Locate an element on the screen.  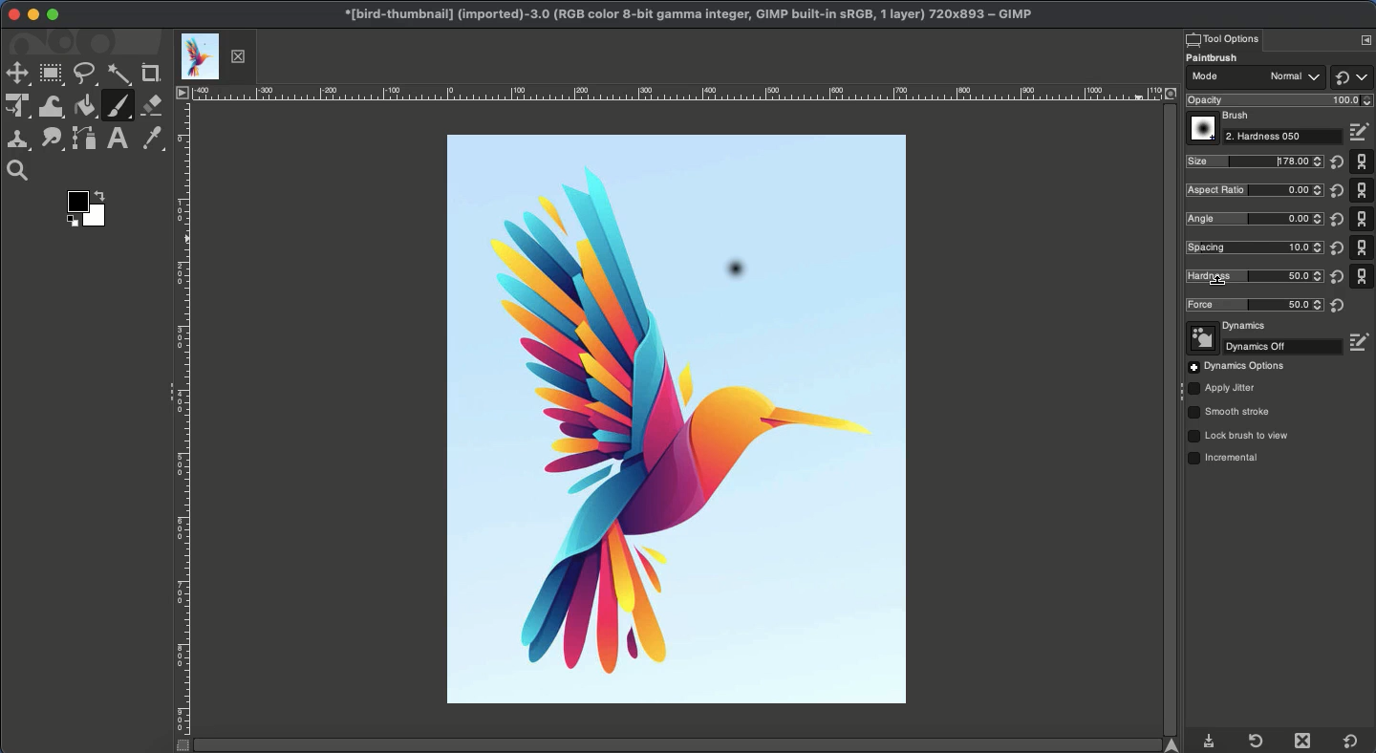
image is located at coordinates (573, 274).